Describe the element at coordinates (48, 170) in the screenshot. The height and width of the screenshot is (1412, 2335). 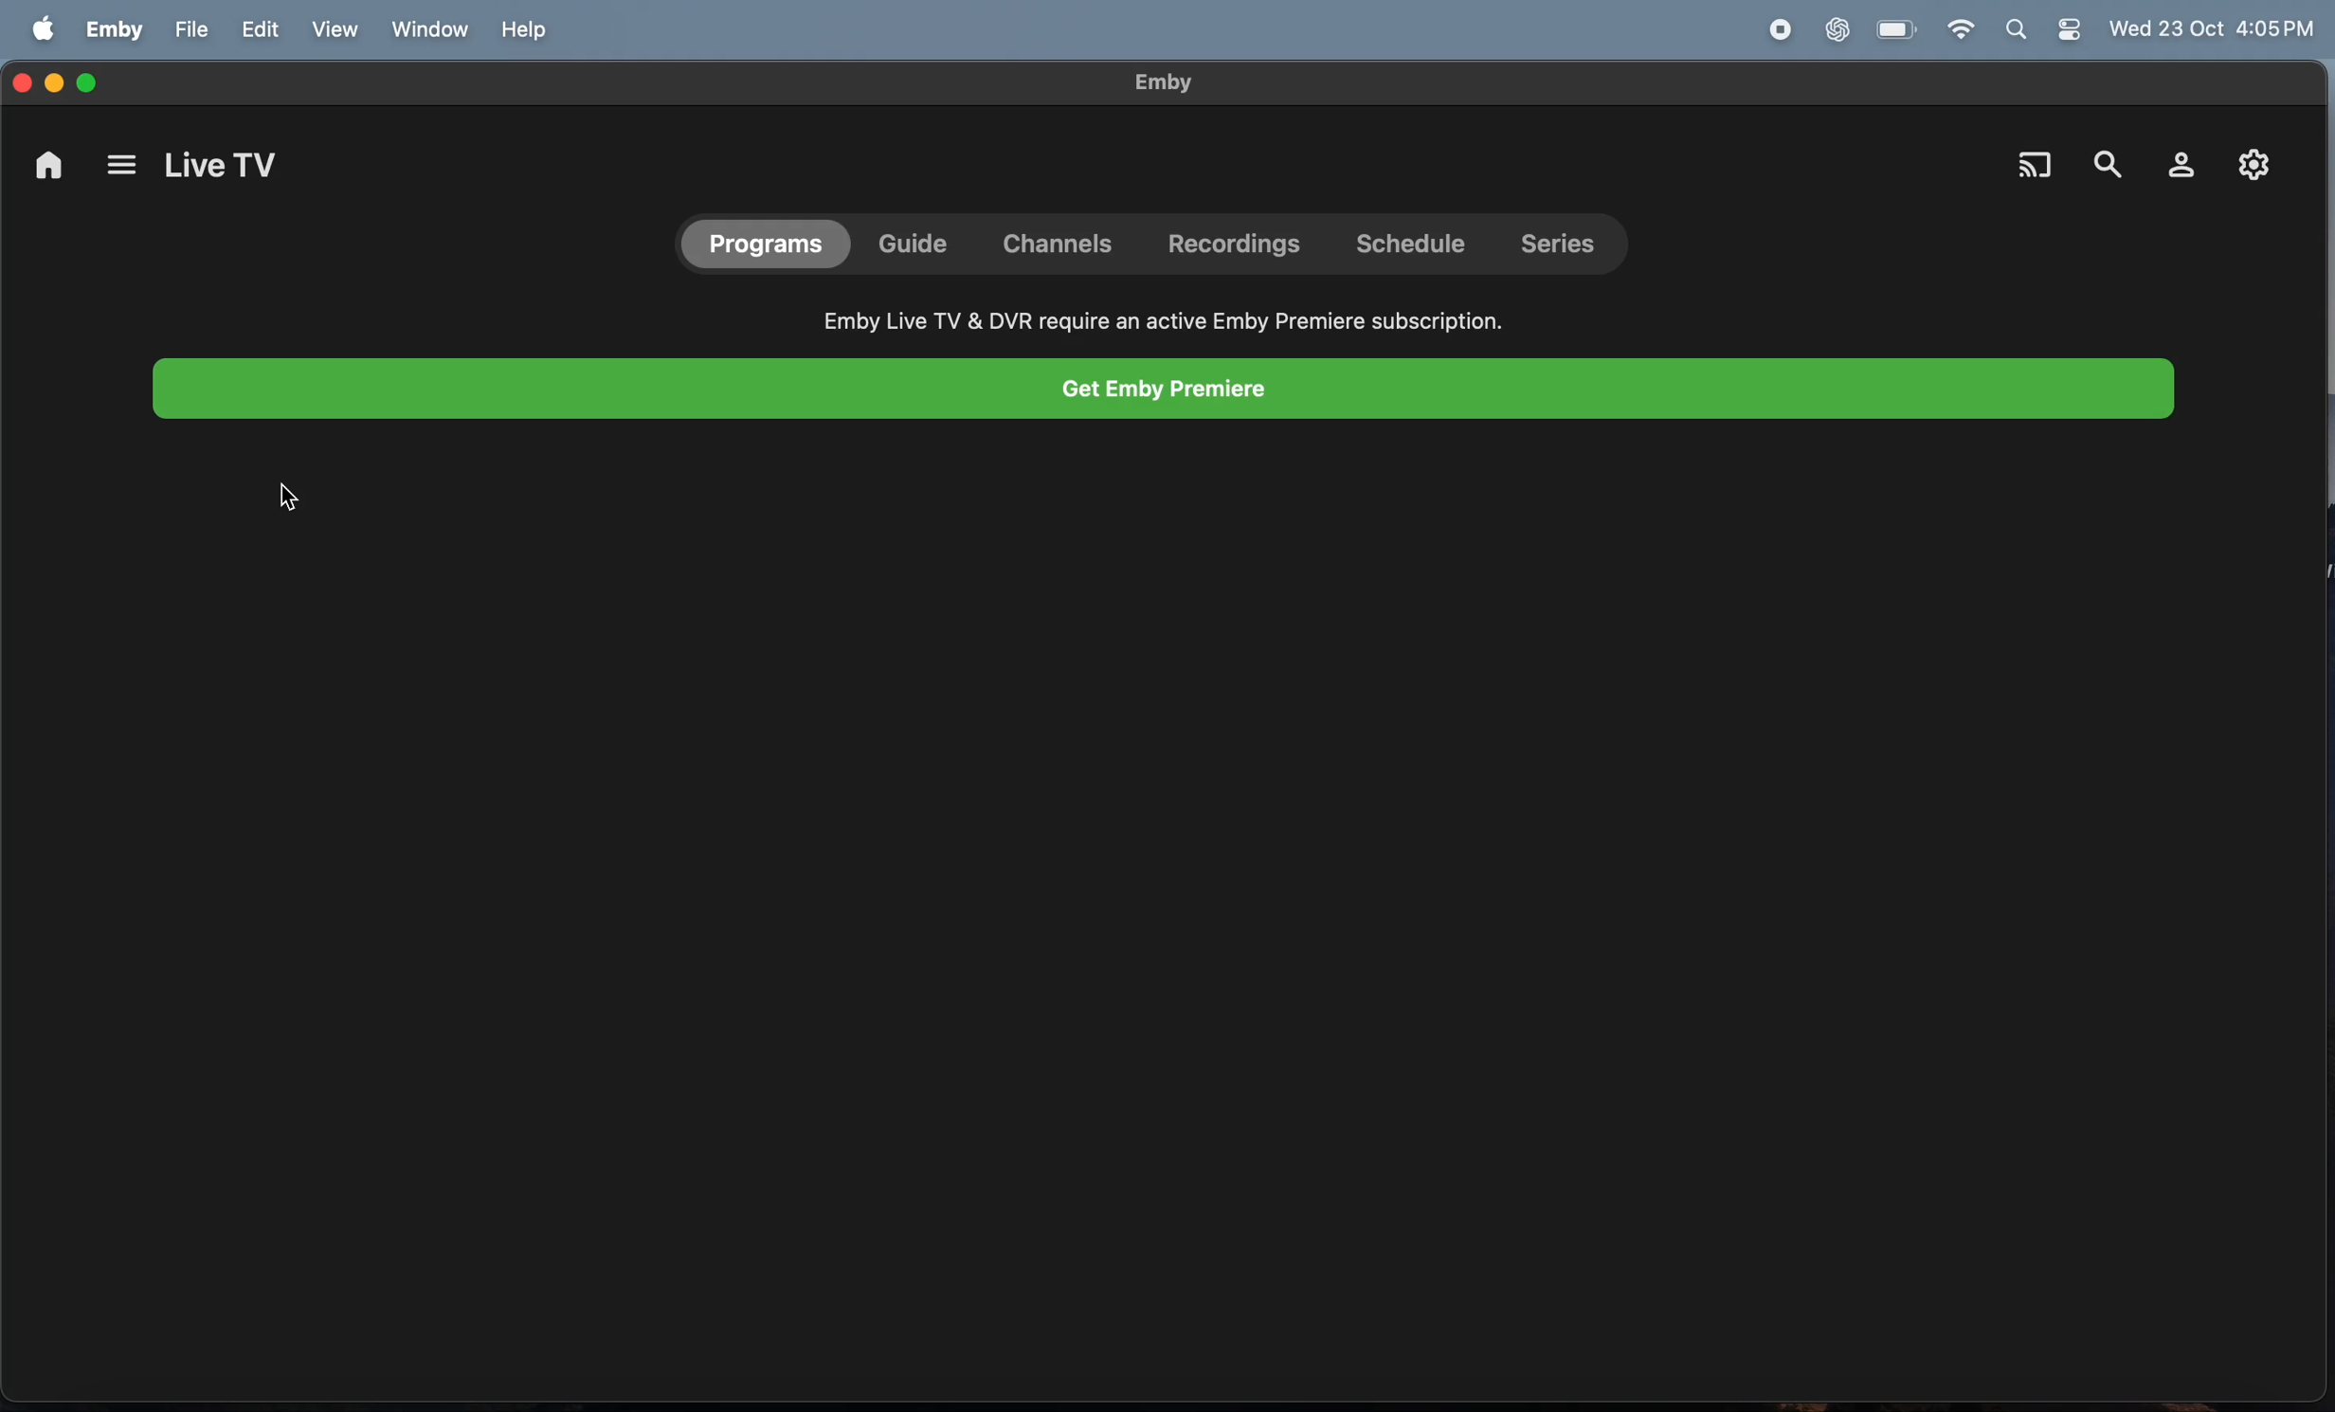
I see `home` at that location.